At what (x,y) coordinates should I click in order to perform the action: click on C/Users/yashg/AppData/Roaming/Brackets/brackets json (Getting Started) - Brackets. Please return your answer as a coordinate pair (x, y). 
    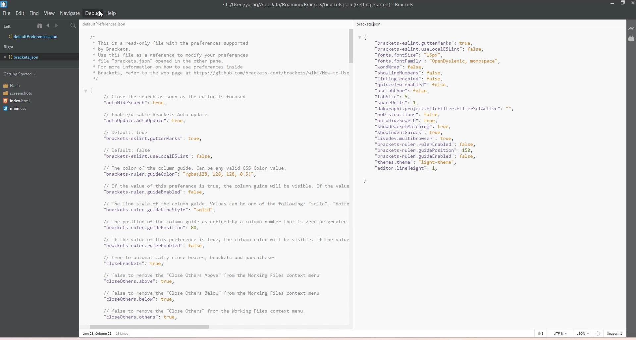
    Looking at the image, I should click on (323, 5).